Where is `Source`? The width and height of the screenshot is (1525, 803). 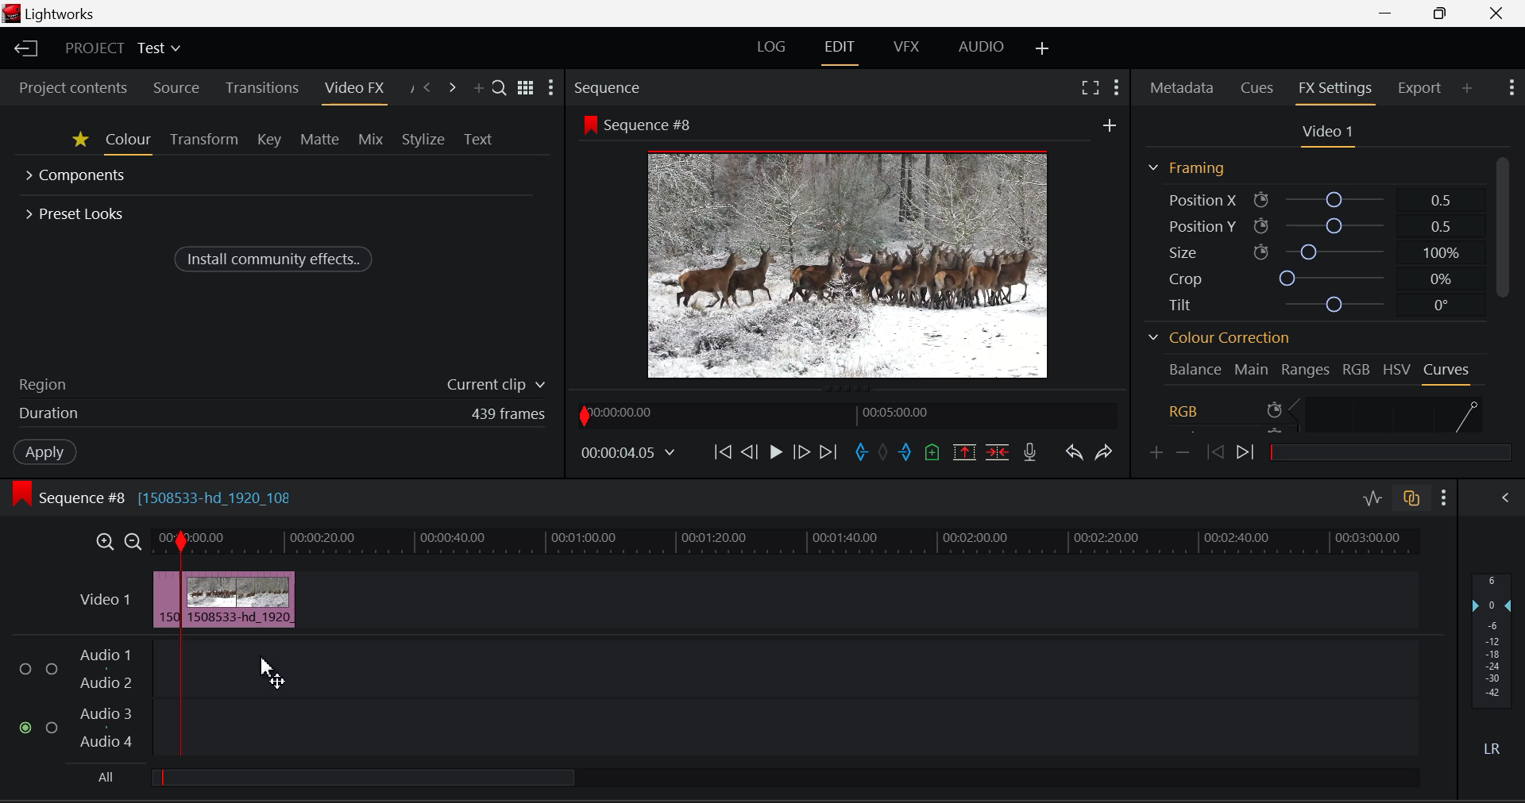
Source is located at coordinates (176, 88).